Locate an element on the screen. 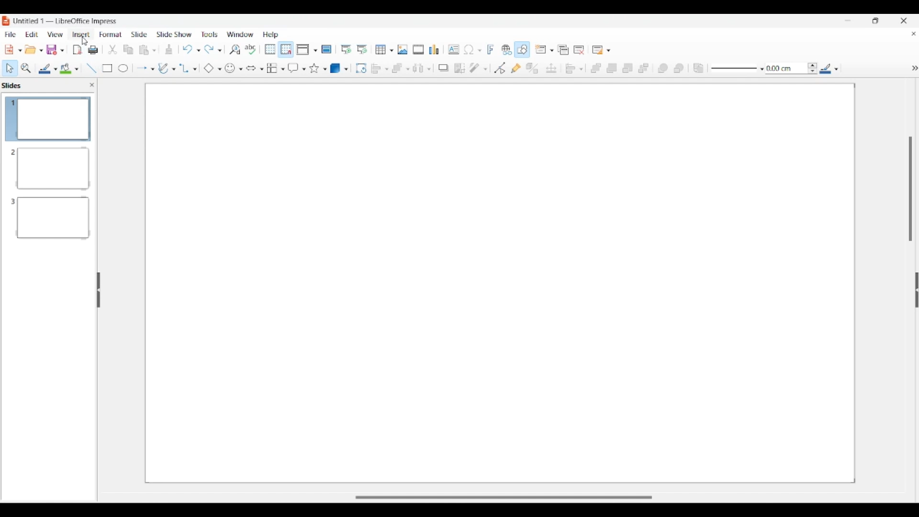 This screenshot has height=517, width=919. Paste options  is located at coordinates (148, 50).